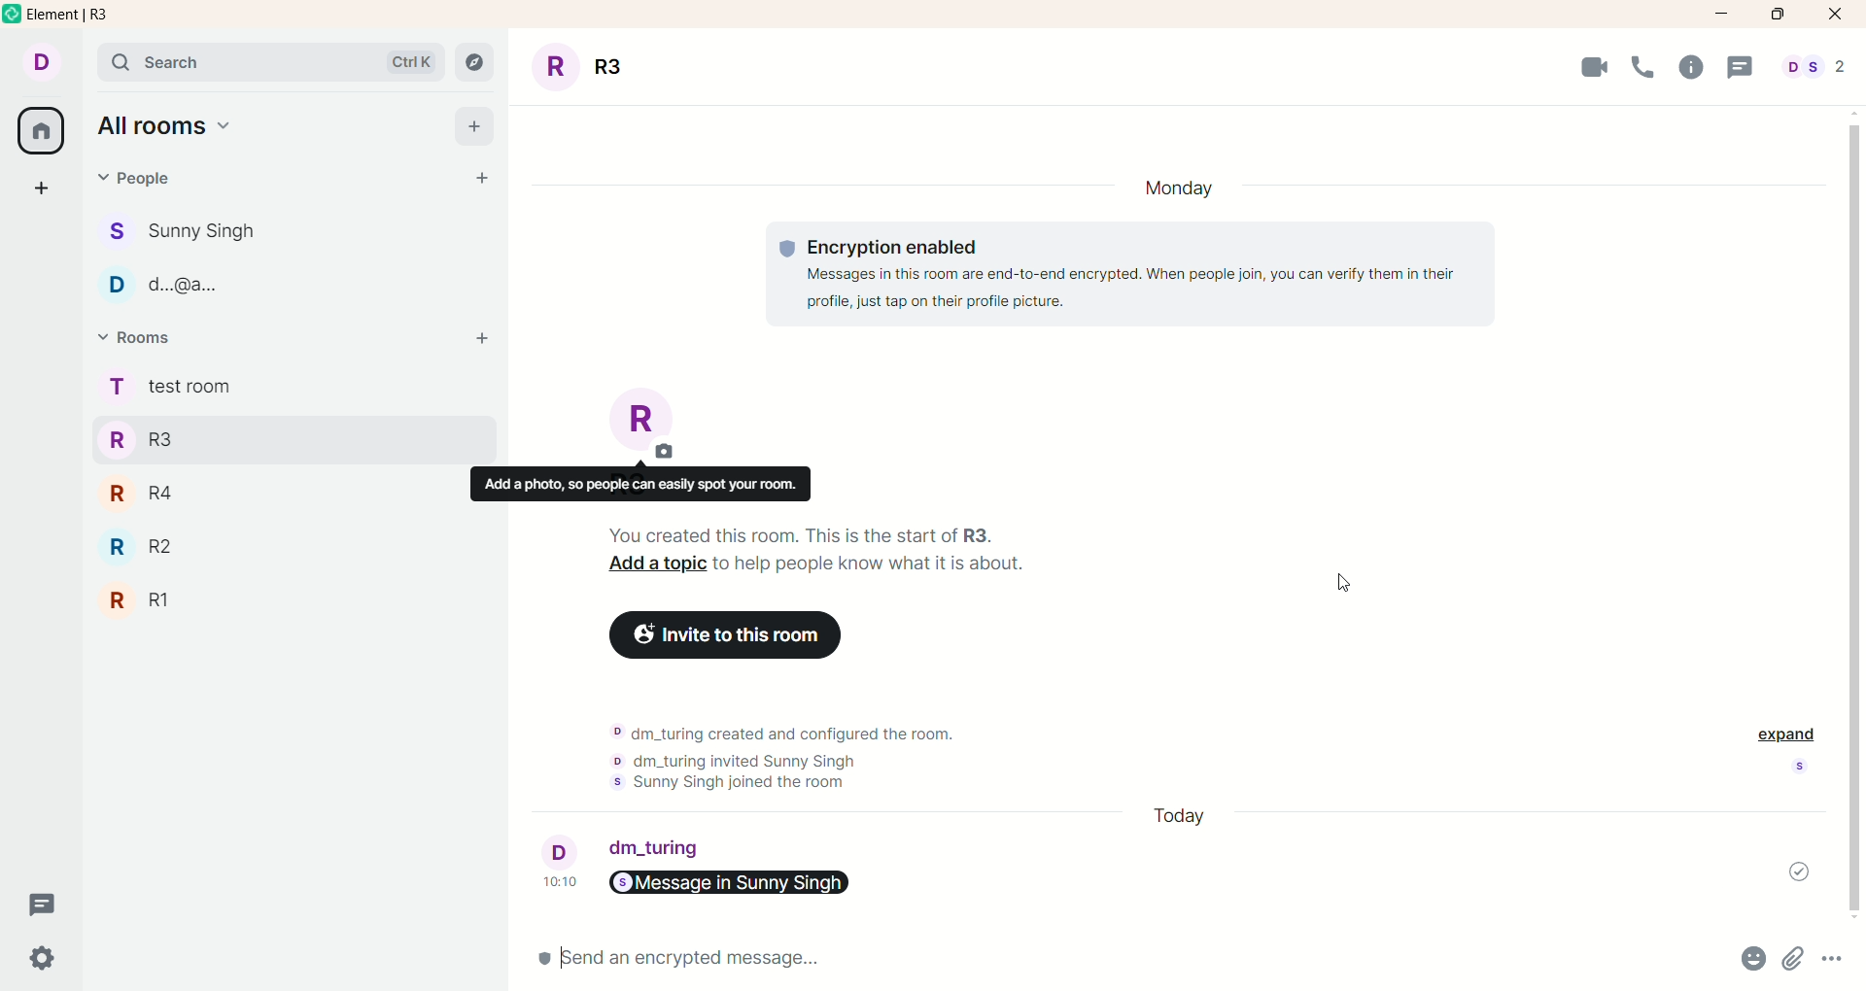 The height and width of the screenshot is (991, 1866). What do you see at coordinates (42, 906) in the screenshot?
I see `threads` at bounding box center [42, 906].